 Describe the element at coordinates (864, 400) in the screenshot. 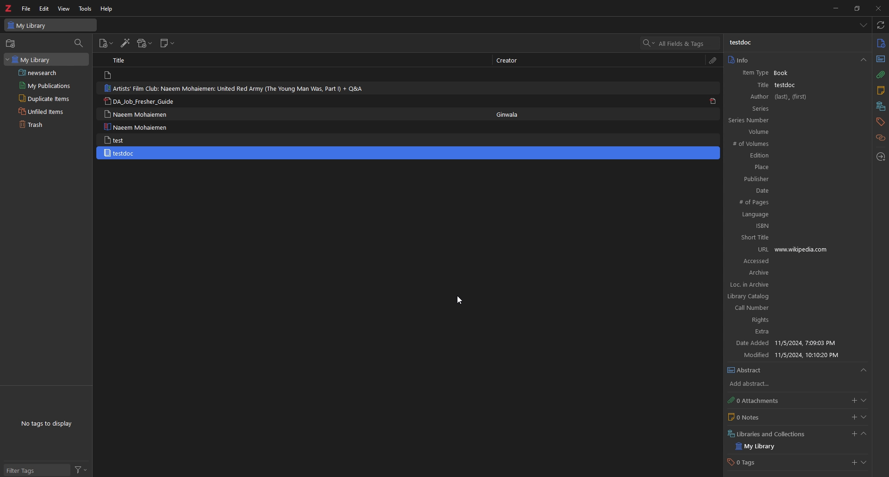

I see `show` at that location.